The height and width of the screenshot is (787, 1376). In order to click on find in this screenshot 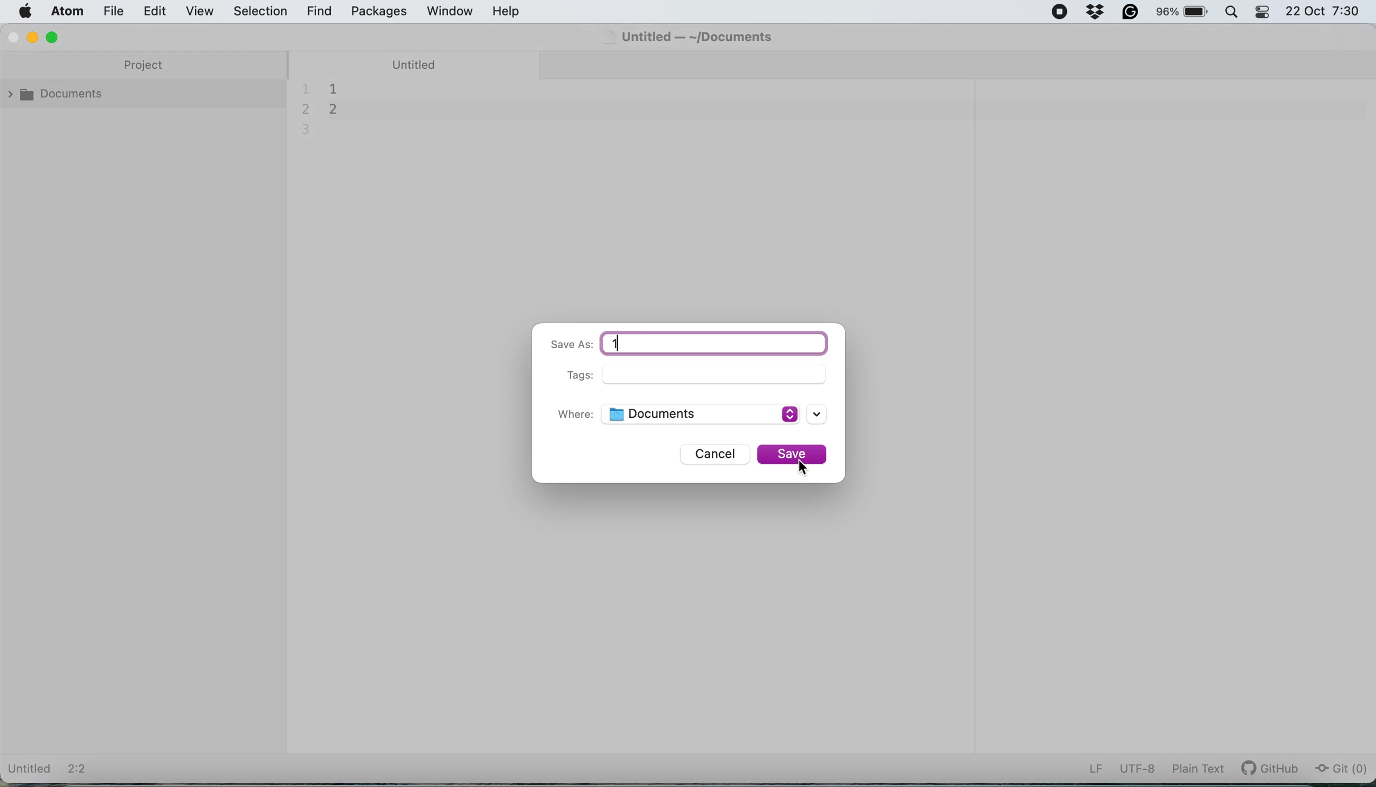, I will do `click(320, 12)`.